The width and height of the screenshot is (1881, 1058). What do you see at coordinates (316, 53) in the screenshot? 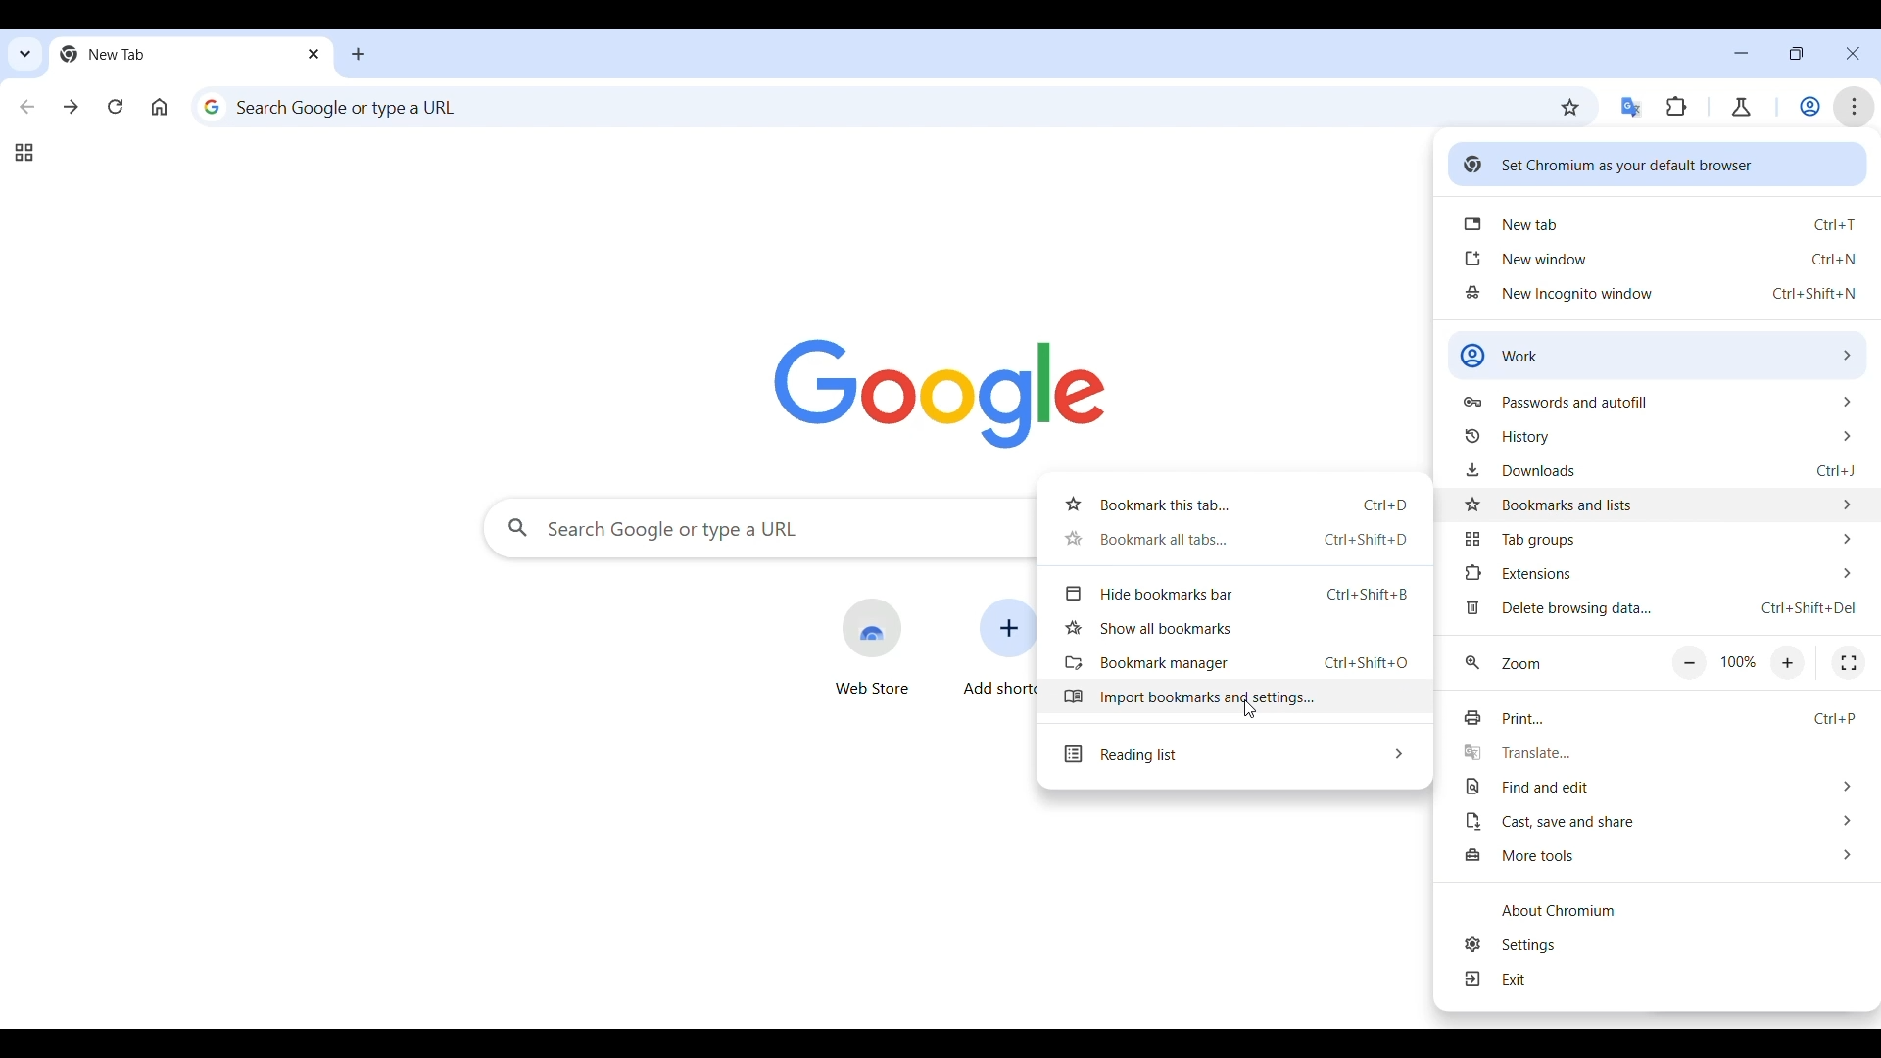
I see `Close tab` at bounding box center [316, 53].